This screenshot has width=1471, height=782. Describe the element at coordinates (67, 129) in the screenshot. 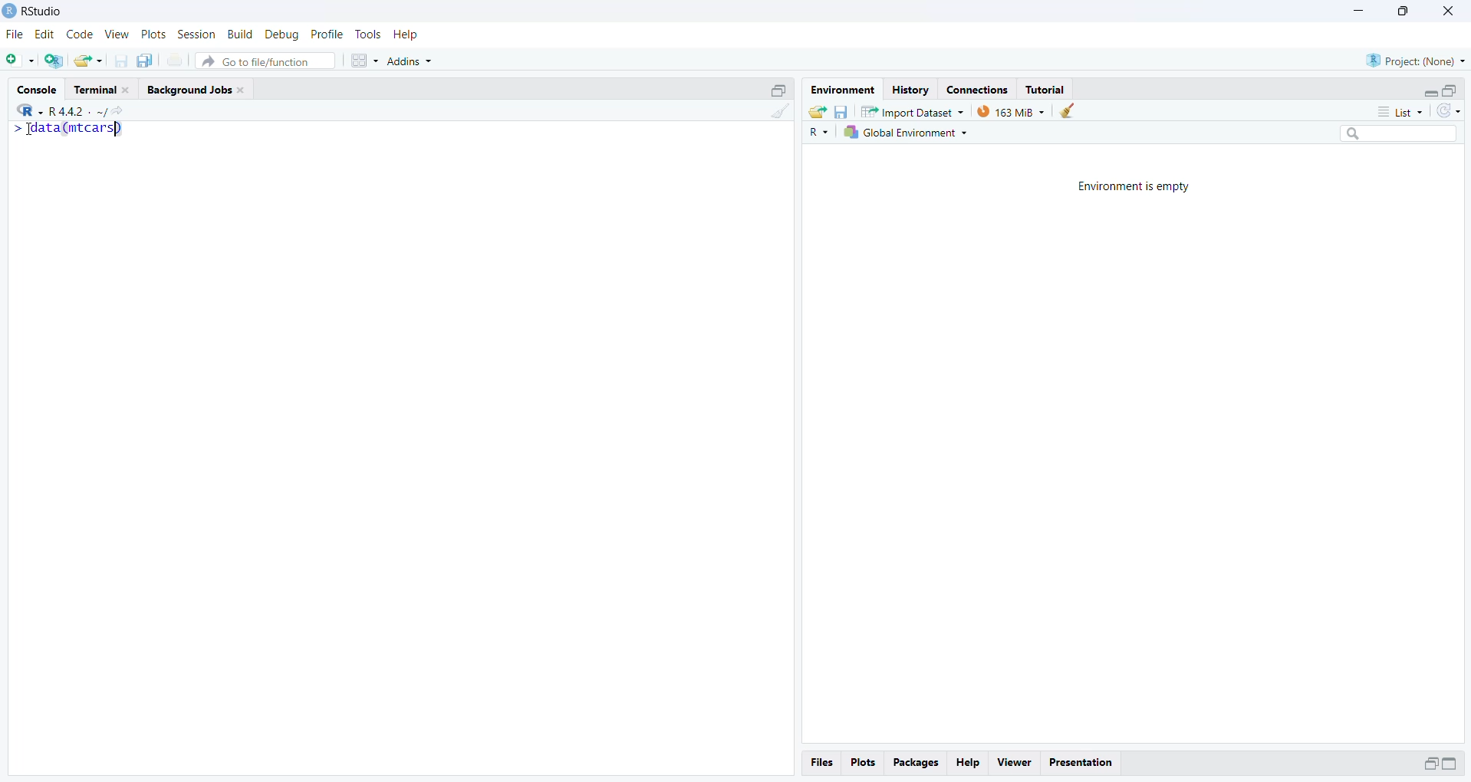

I see `> data(mtcars)` at that location.